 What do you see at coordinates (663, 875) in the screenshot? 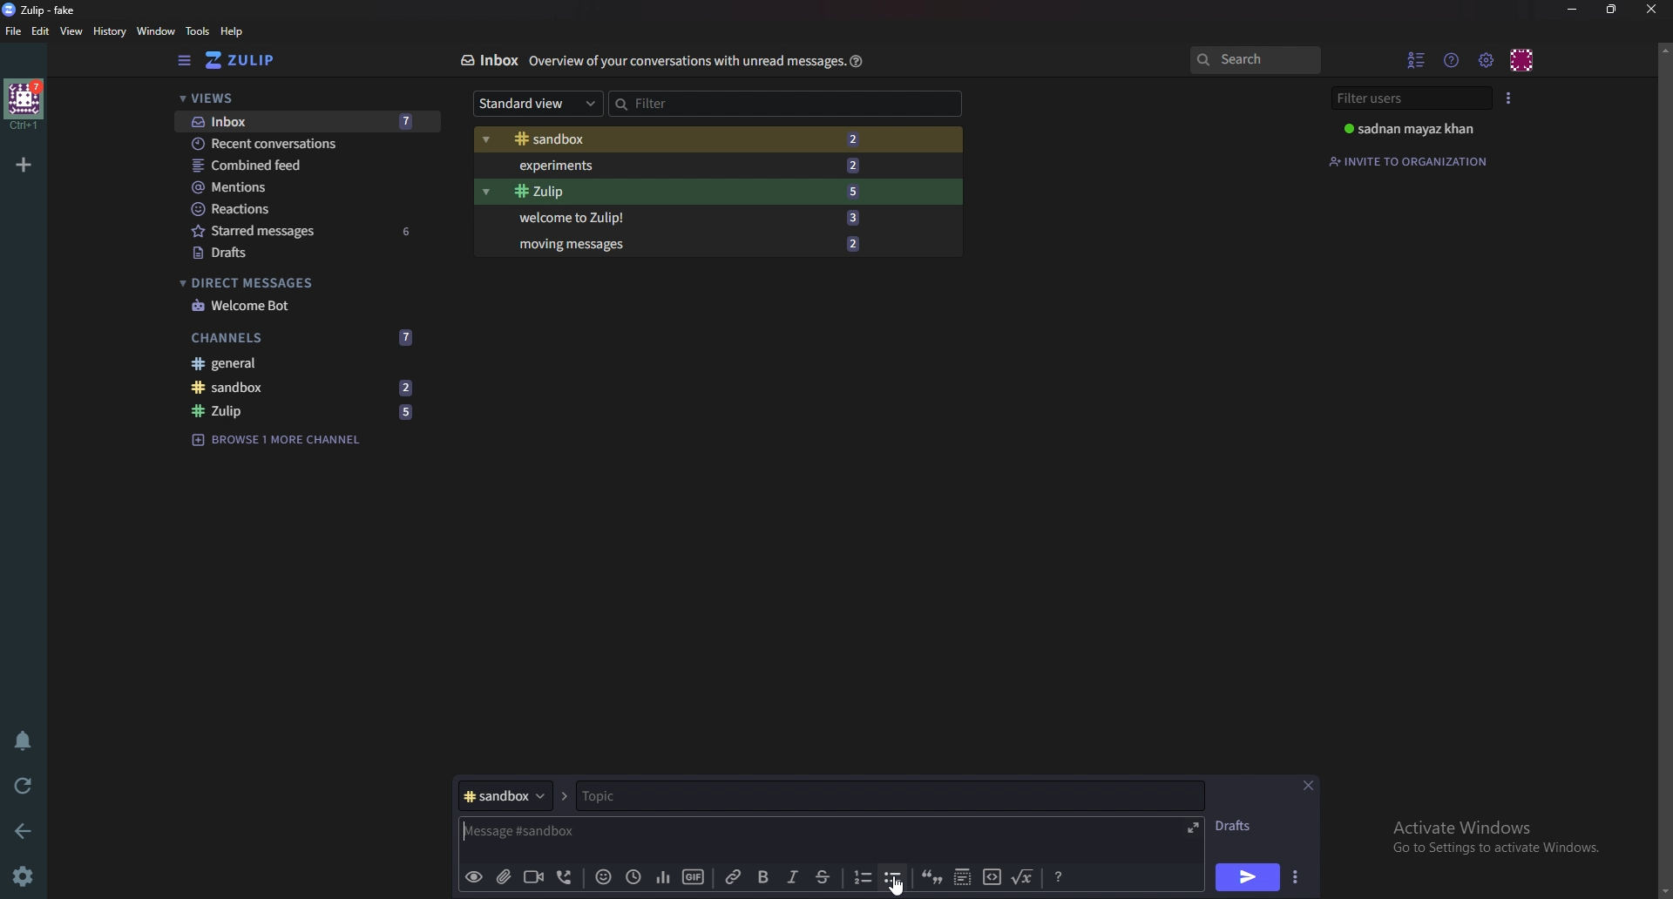
I see `poll` at bounding box center [663, 875].